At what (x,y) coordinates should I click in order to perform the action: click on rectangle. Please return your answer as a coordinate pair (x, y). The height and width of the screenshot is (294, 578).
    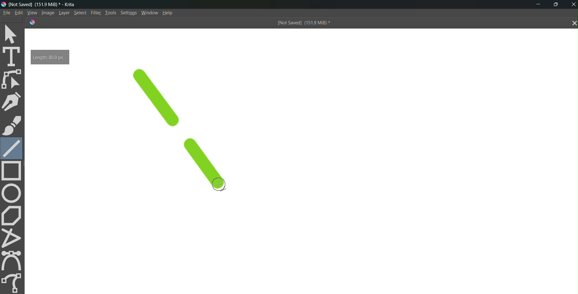
    Looking at the image, I should click on (13, 171).